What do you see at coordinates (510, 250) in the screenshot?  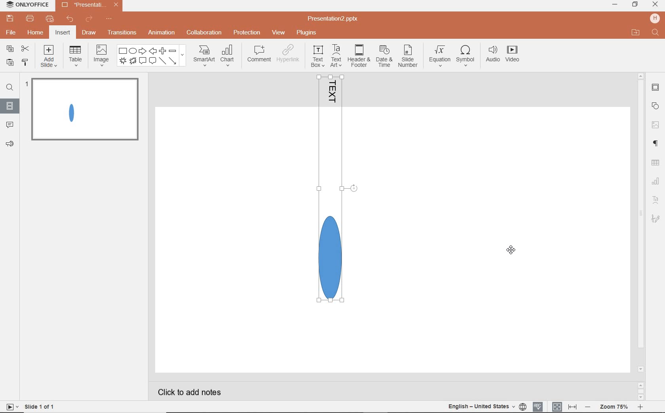 I see `cursor` at bounding box center [510, 250].